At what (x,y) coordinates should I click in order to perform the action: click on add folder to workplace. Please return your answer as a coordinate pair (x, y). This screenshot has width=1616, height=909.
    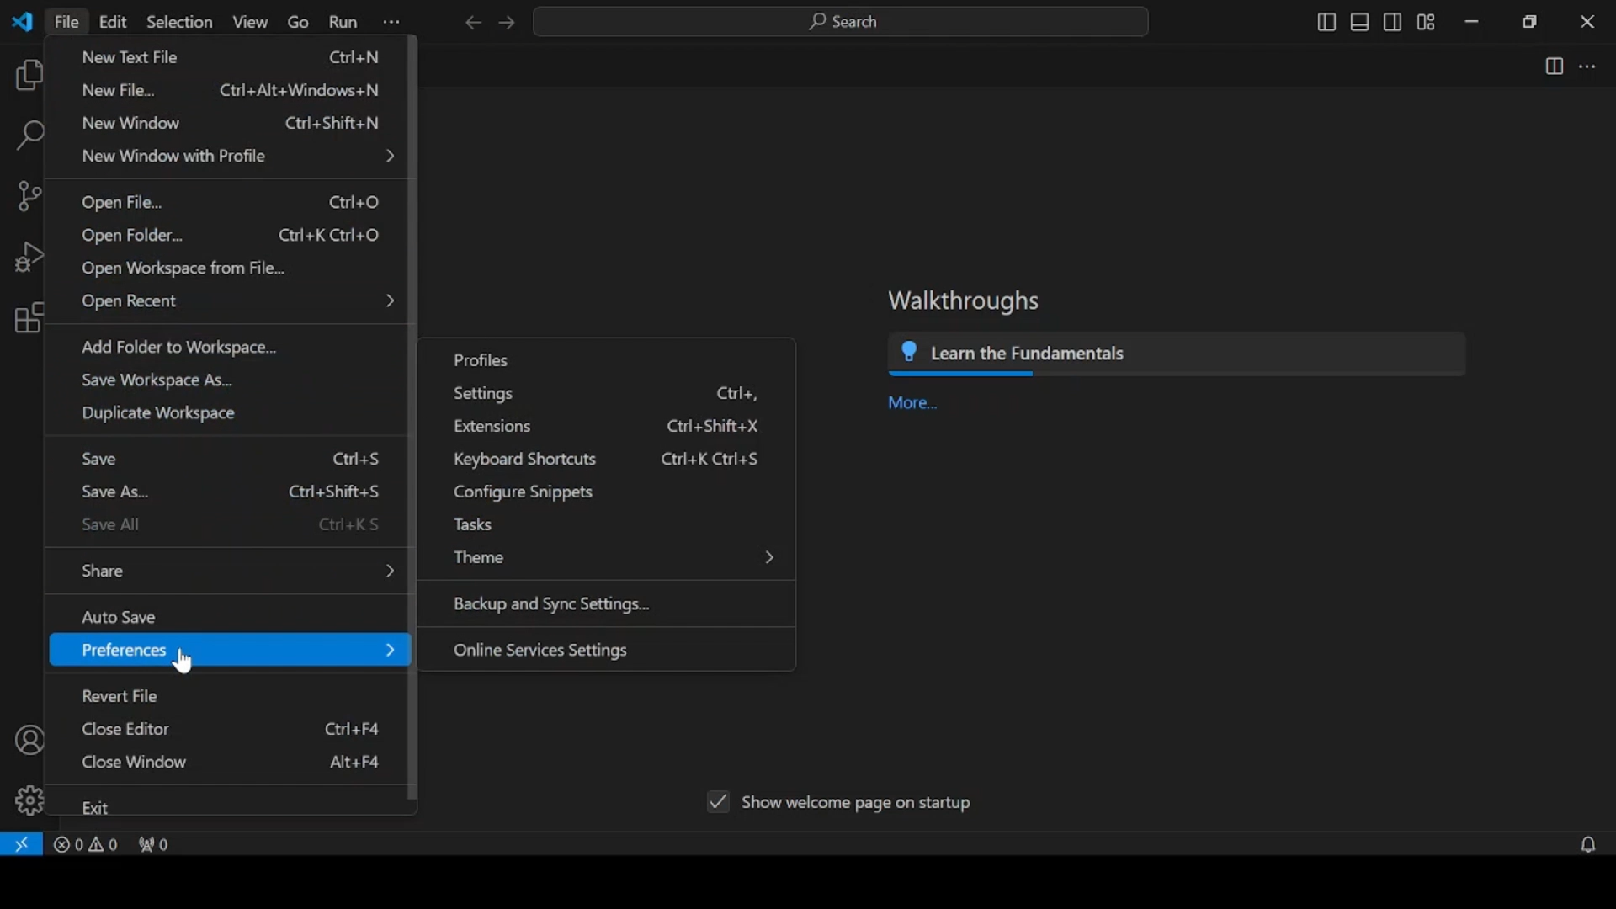
    Looking at the image, I should click on (182, 347).